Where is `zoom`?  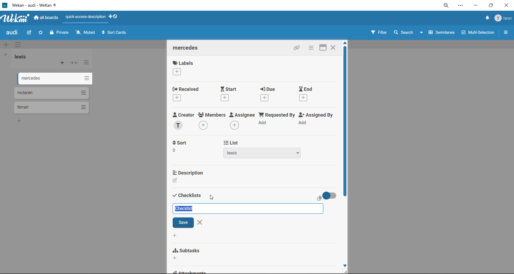
zoom is located at coordinates (448, 7).